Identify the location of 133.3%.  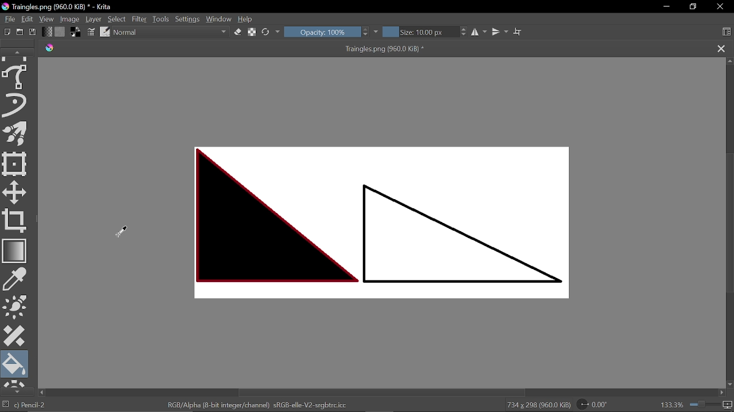
(671, 406).